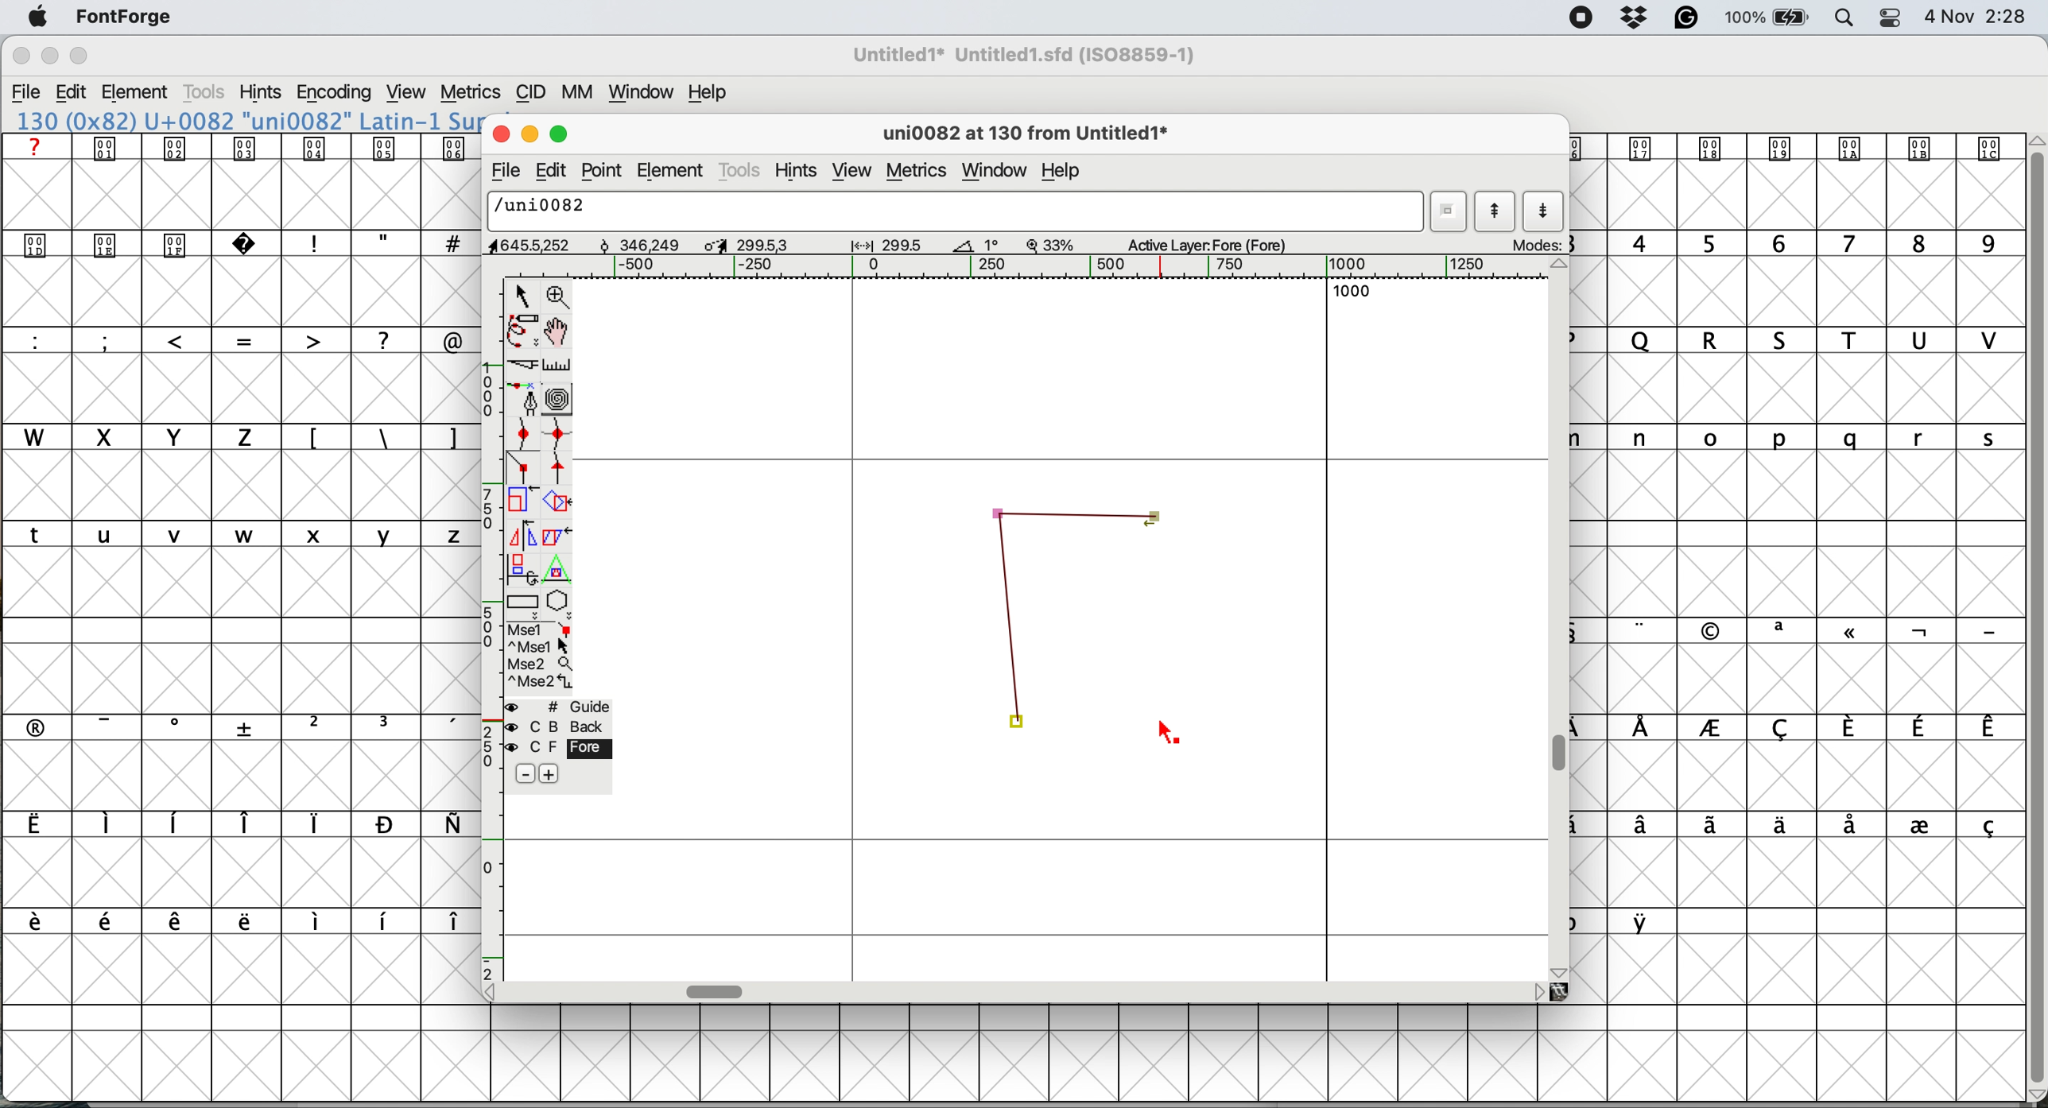 This screenshot has width=2048, height=1108. What do you see at coordinates (1810, 438) in the screenshot?
I see `lowercase letters` at bounding box center [1810, 438].